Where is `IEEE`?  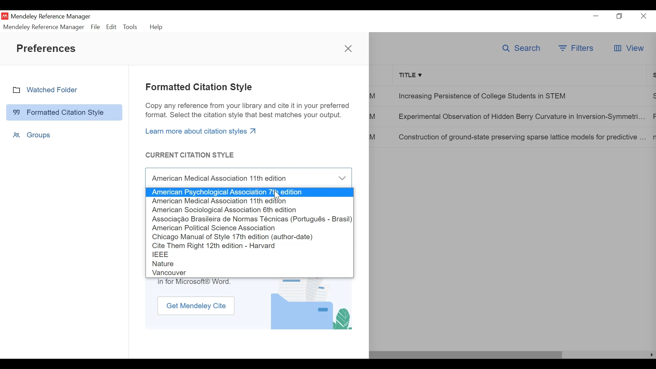
IEEE is located at coordinates (250, 255).